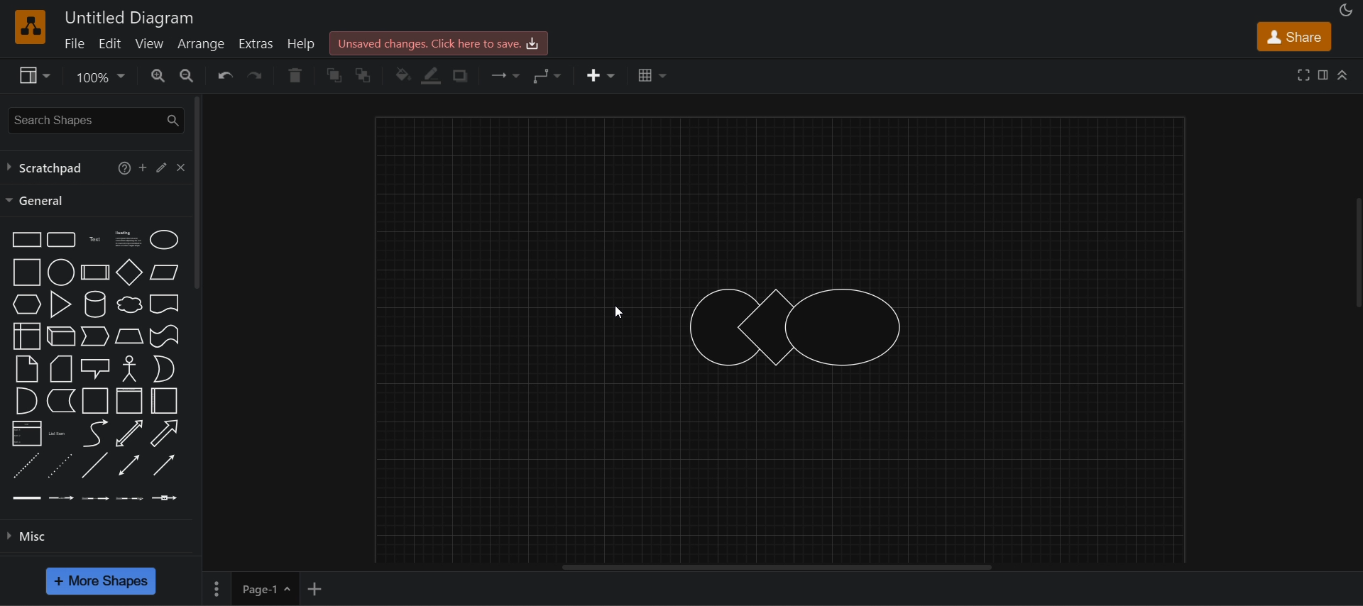 The image size is (1363, 606). What do you see at coordinates (26, 434) in the screenshot?
I see `list` at bounding box center [26, 434].